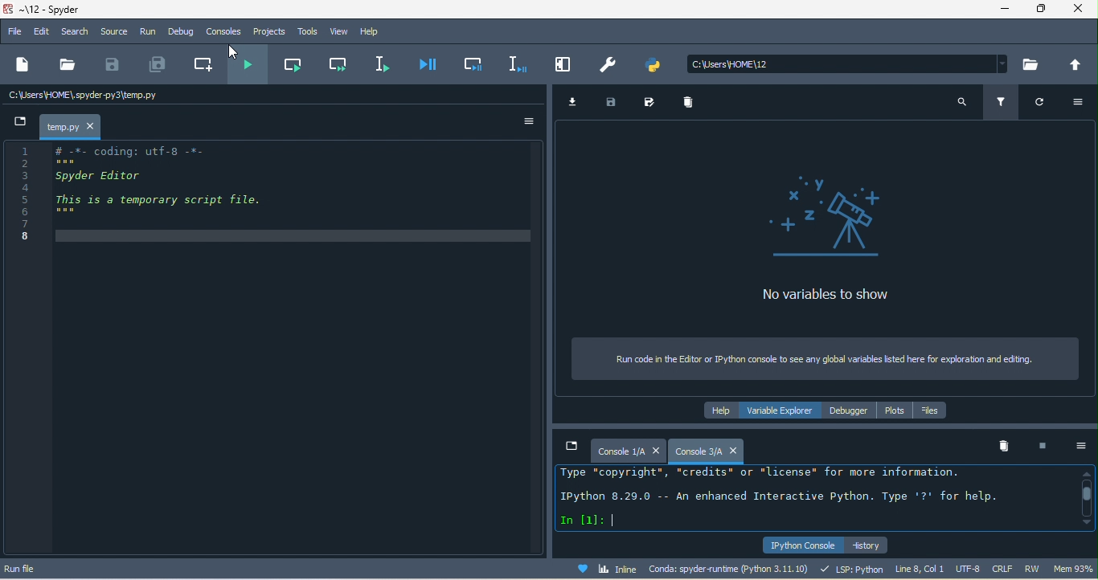 Image resolution: width=1098 pixels, height=580 pixels. I want to click on minimize, so click(1006, 10).